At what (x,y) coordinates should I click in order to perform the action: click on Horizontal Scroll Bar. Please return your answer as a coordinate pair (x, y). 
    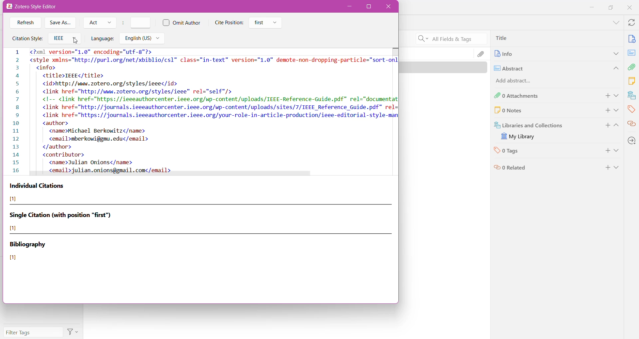
    Looking at the image, I should click on (175, 174).